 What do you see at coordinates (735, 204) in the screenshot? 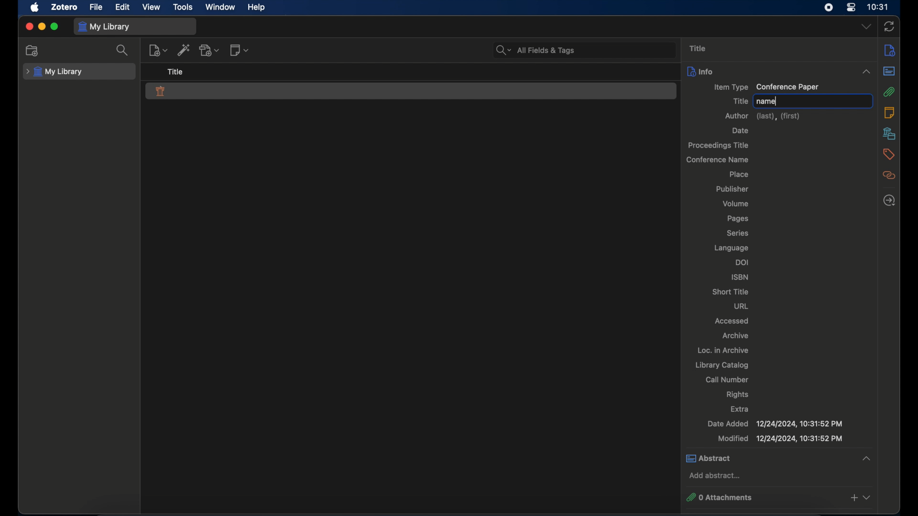
I see `volume` at bounding box center [735, 204].